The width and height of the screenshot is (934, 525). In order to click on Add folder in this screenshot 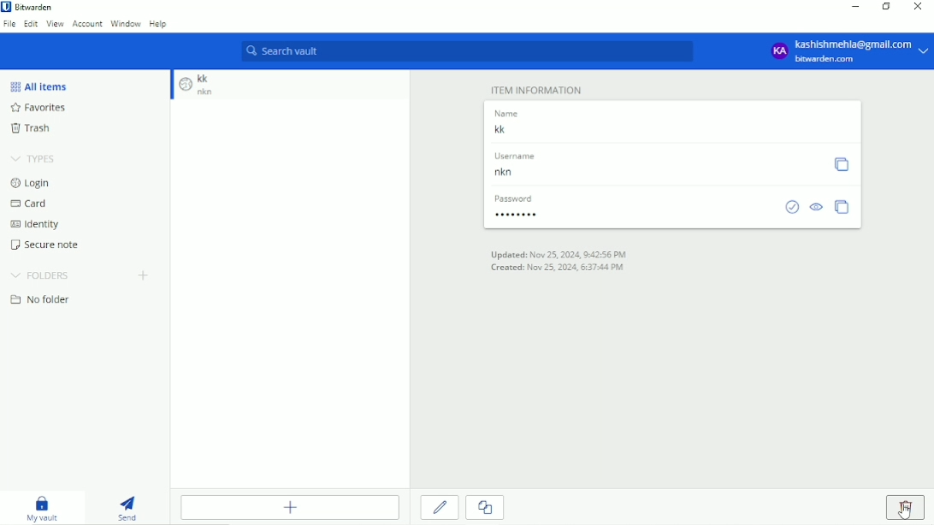, I will do `click(143, 275)`.